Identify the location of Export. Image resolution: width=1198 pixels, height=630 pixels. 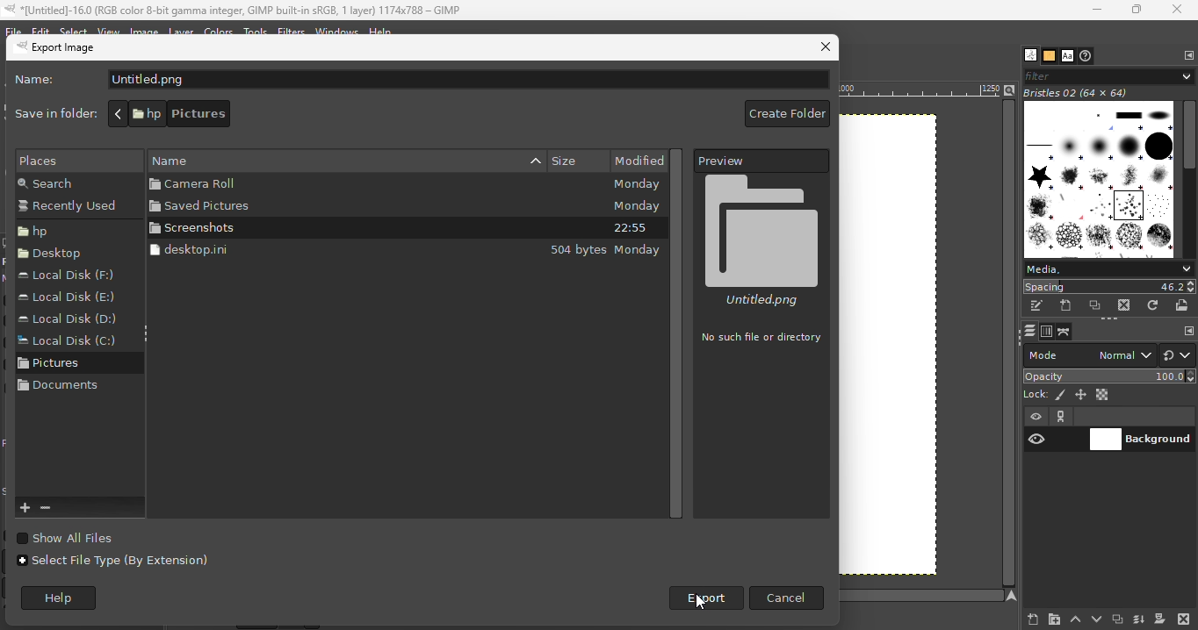
(701, 598).